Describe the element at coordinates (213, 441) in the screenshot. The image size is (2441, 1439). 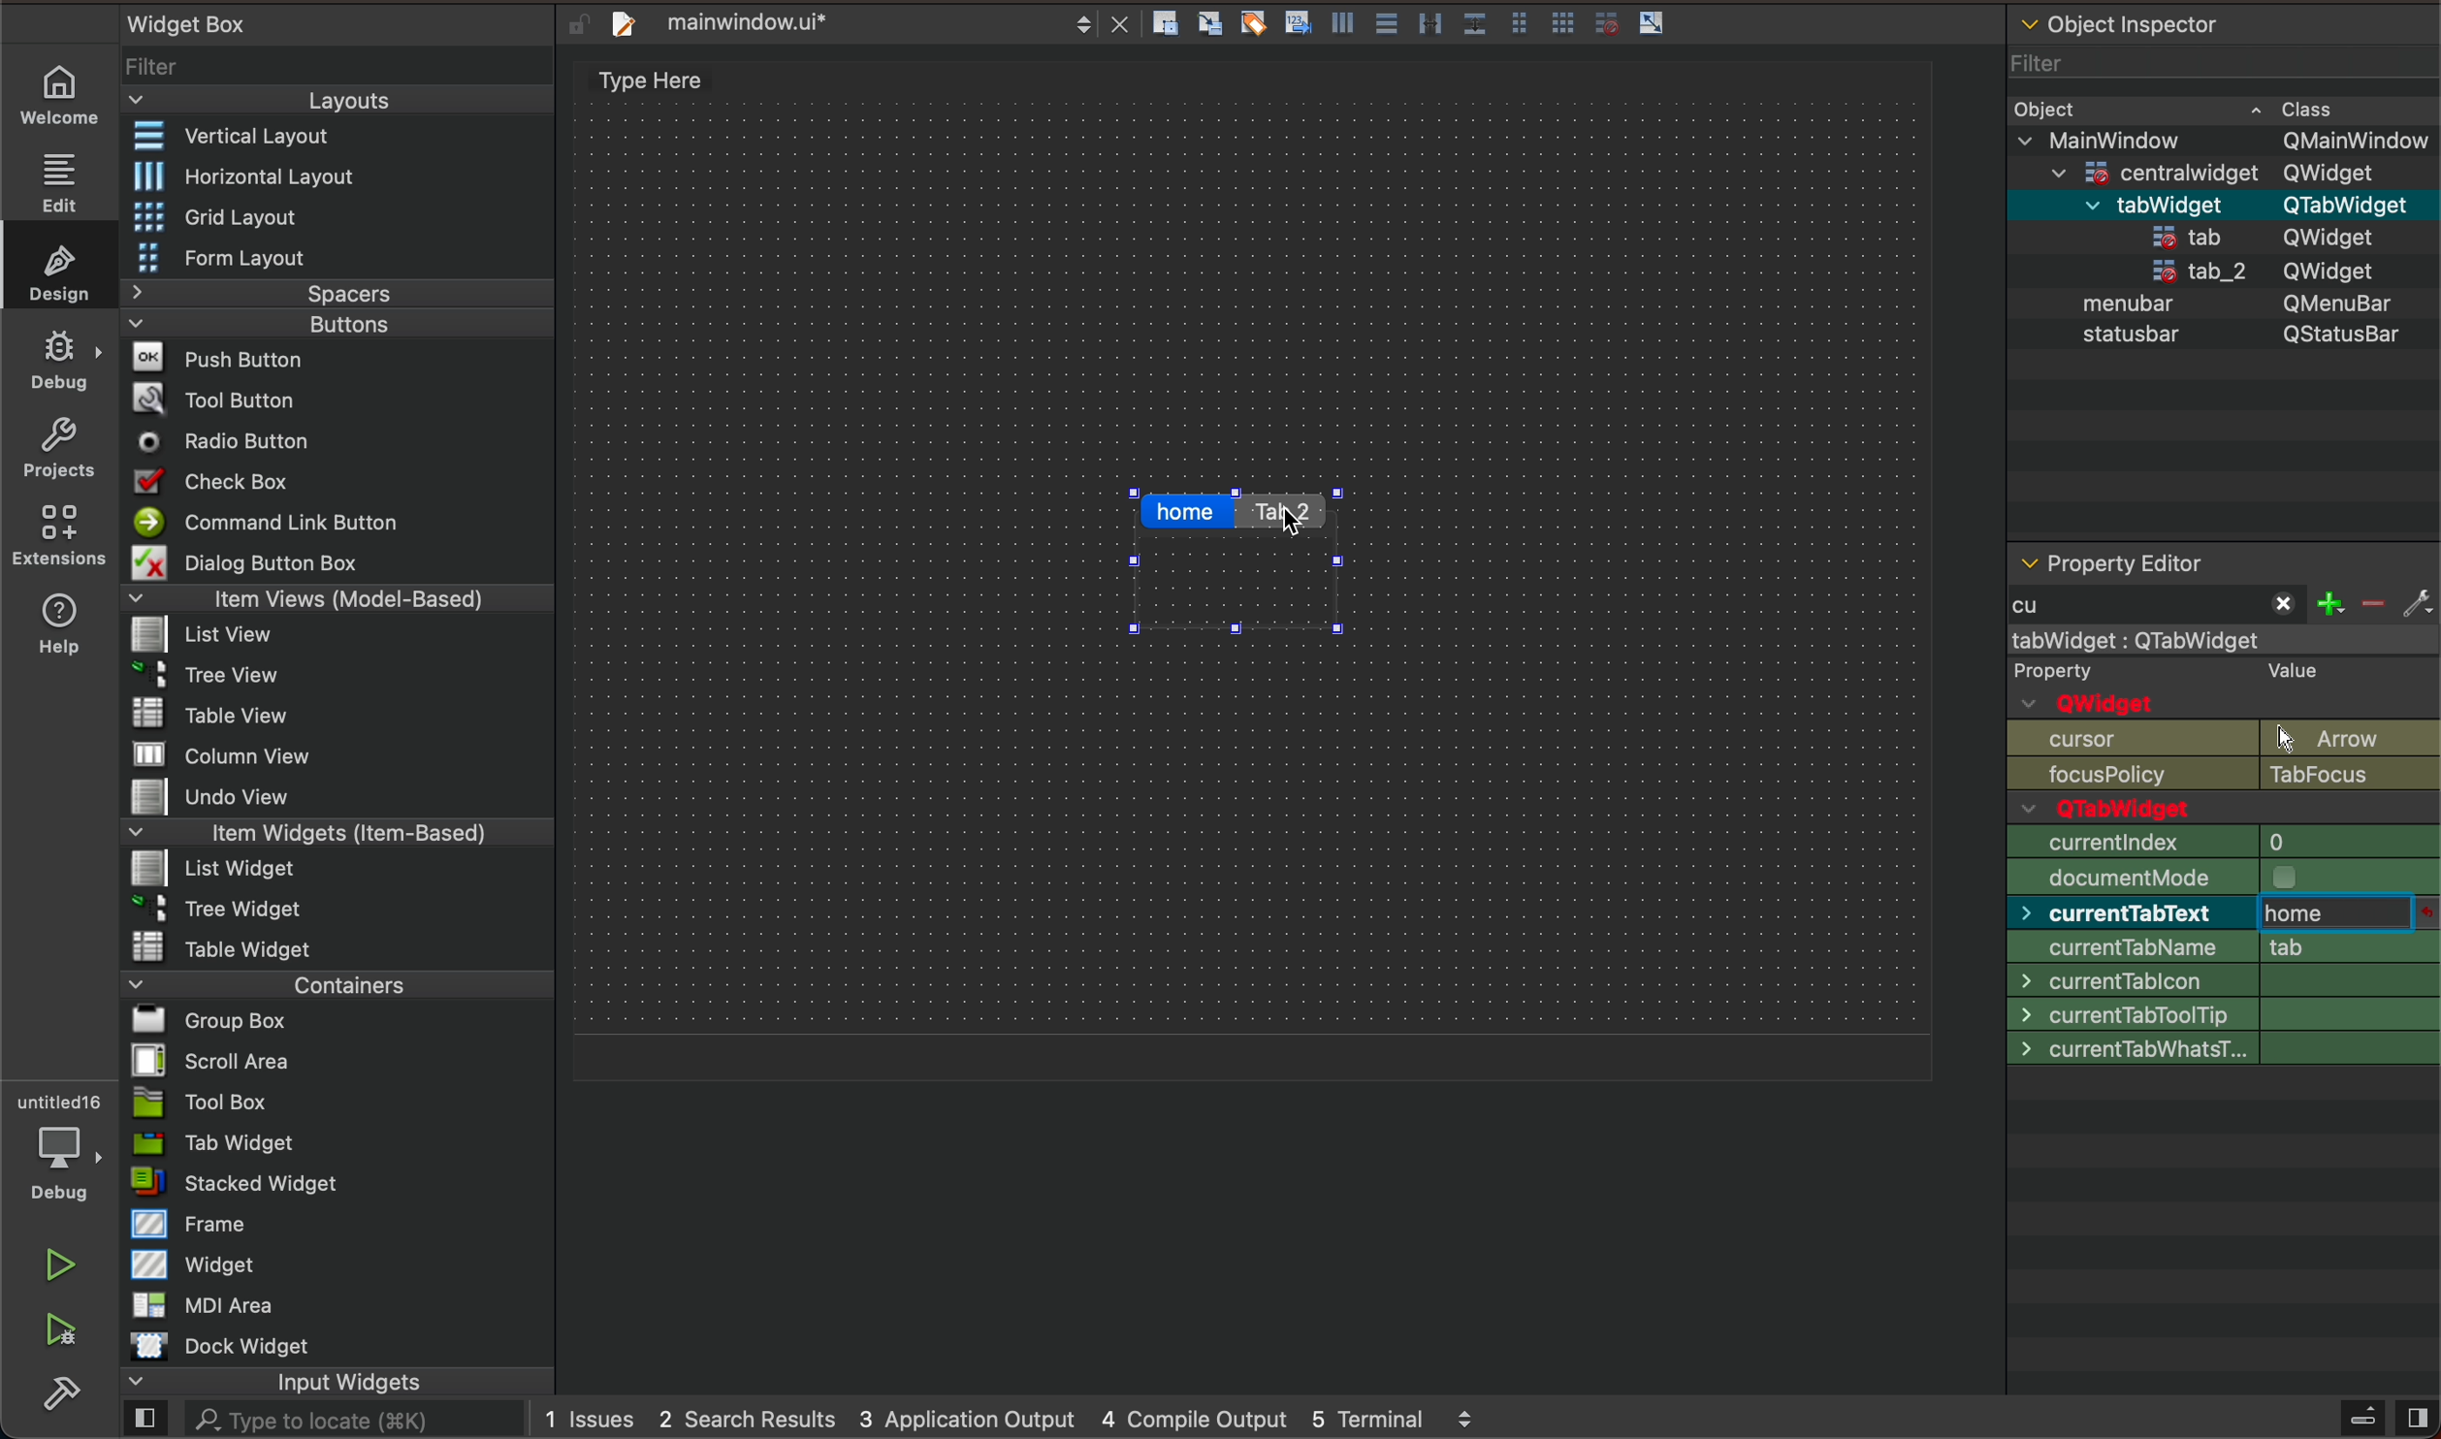
I see ` Radio Button` at that location.